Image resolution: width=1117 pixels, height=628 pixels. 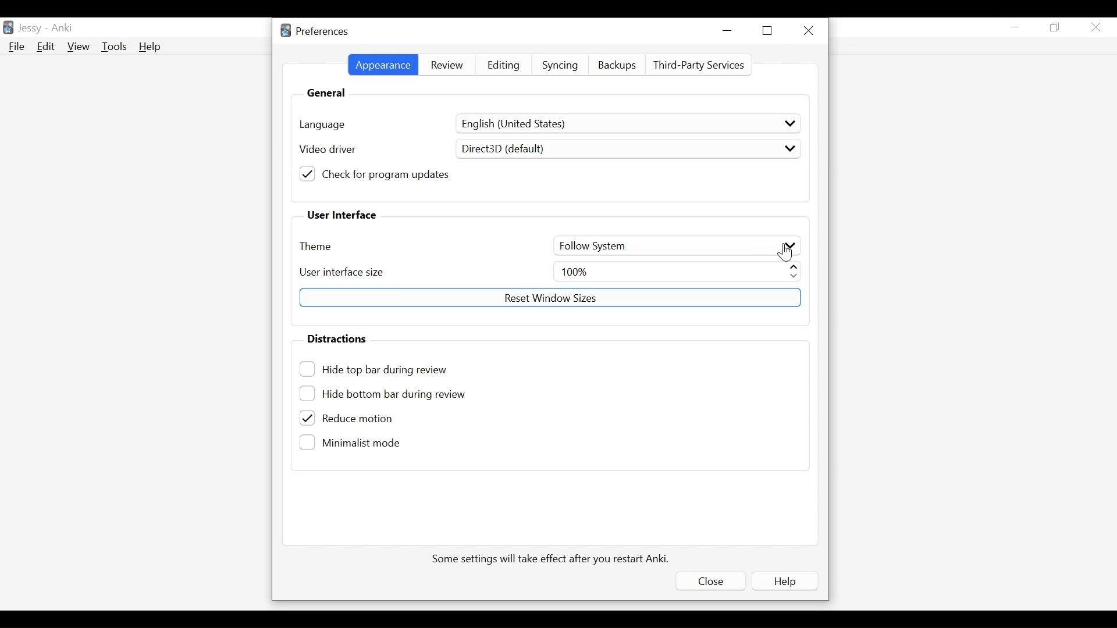 What do you see at coordinates (114, 46) in the screenshot?
I see `Tools` at bounding box center [114, 46].